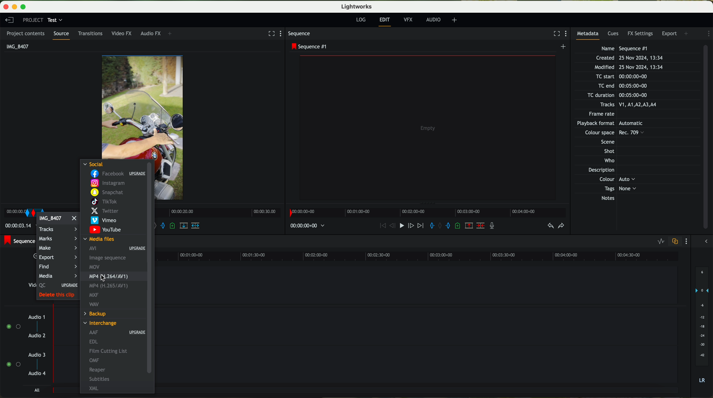 This screenshot has width=713, height=398. I want to click on click on MP4, so click(113, 276).